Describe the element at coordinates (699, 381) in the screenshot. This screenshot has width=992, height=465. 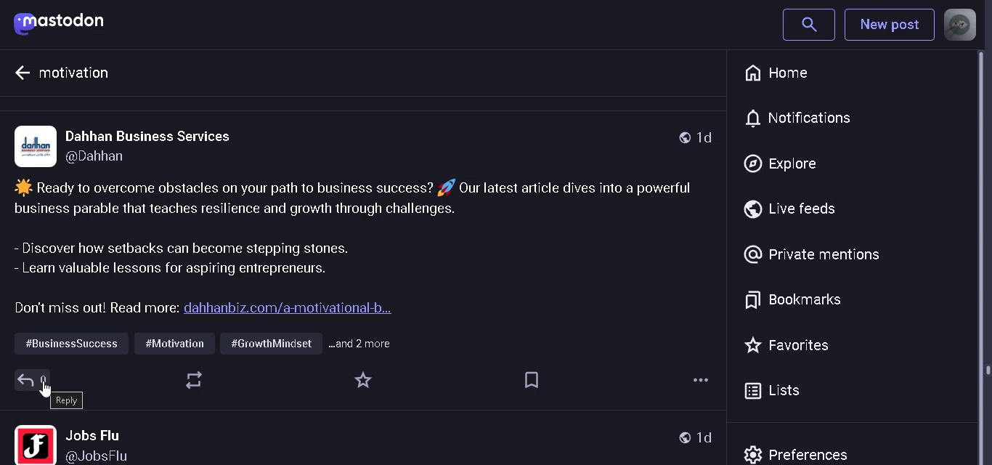
I see `more` at that location.